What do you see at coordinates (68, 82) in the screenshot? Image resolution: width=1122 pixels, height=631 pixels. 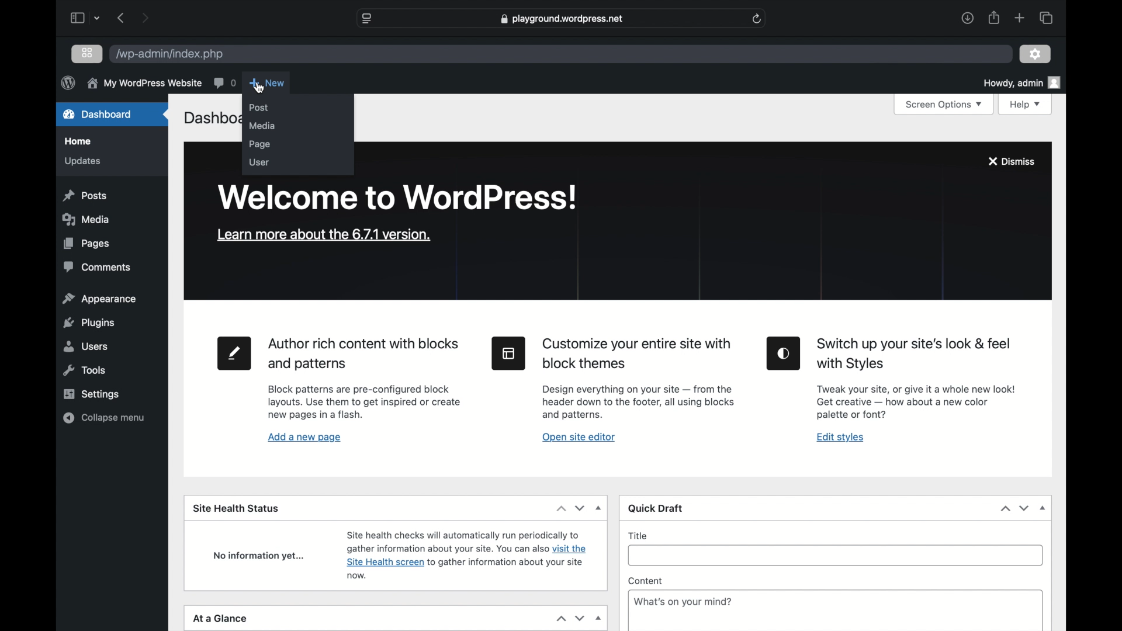 I see `wordpress` at bounding box center [68, 82].